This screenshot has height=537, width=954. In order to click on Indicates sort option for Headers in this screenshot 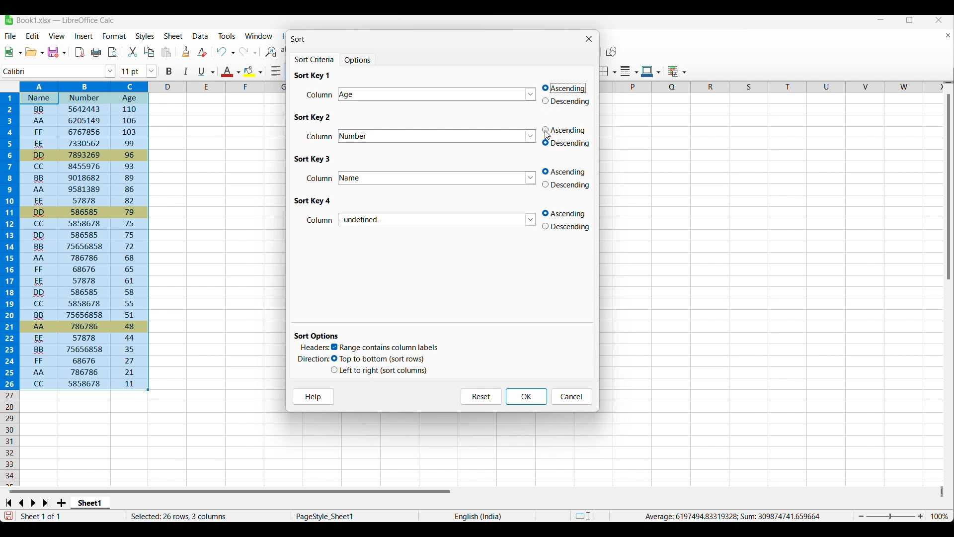, I will do `click(315, 347)`.